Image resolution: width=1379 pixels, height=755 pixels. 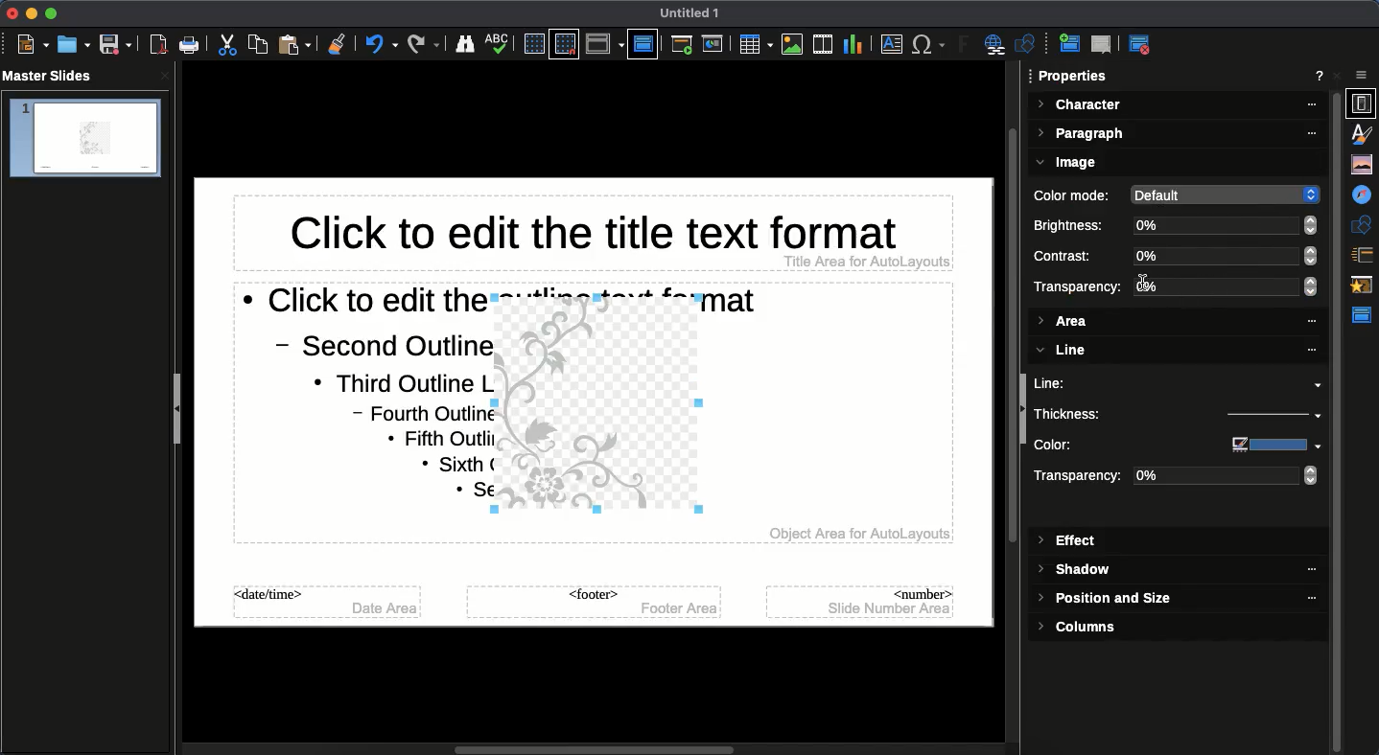 I want to click on Columns, so click(x=1085, y=627).